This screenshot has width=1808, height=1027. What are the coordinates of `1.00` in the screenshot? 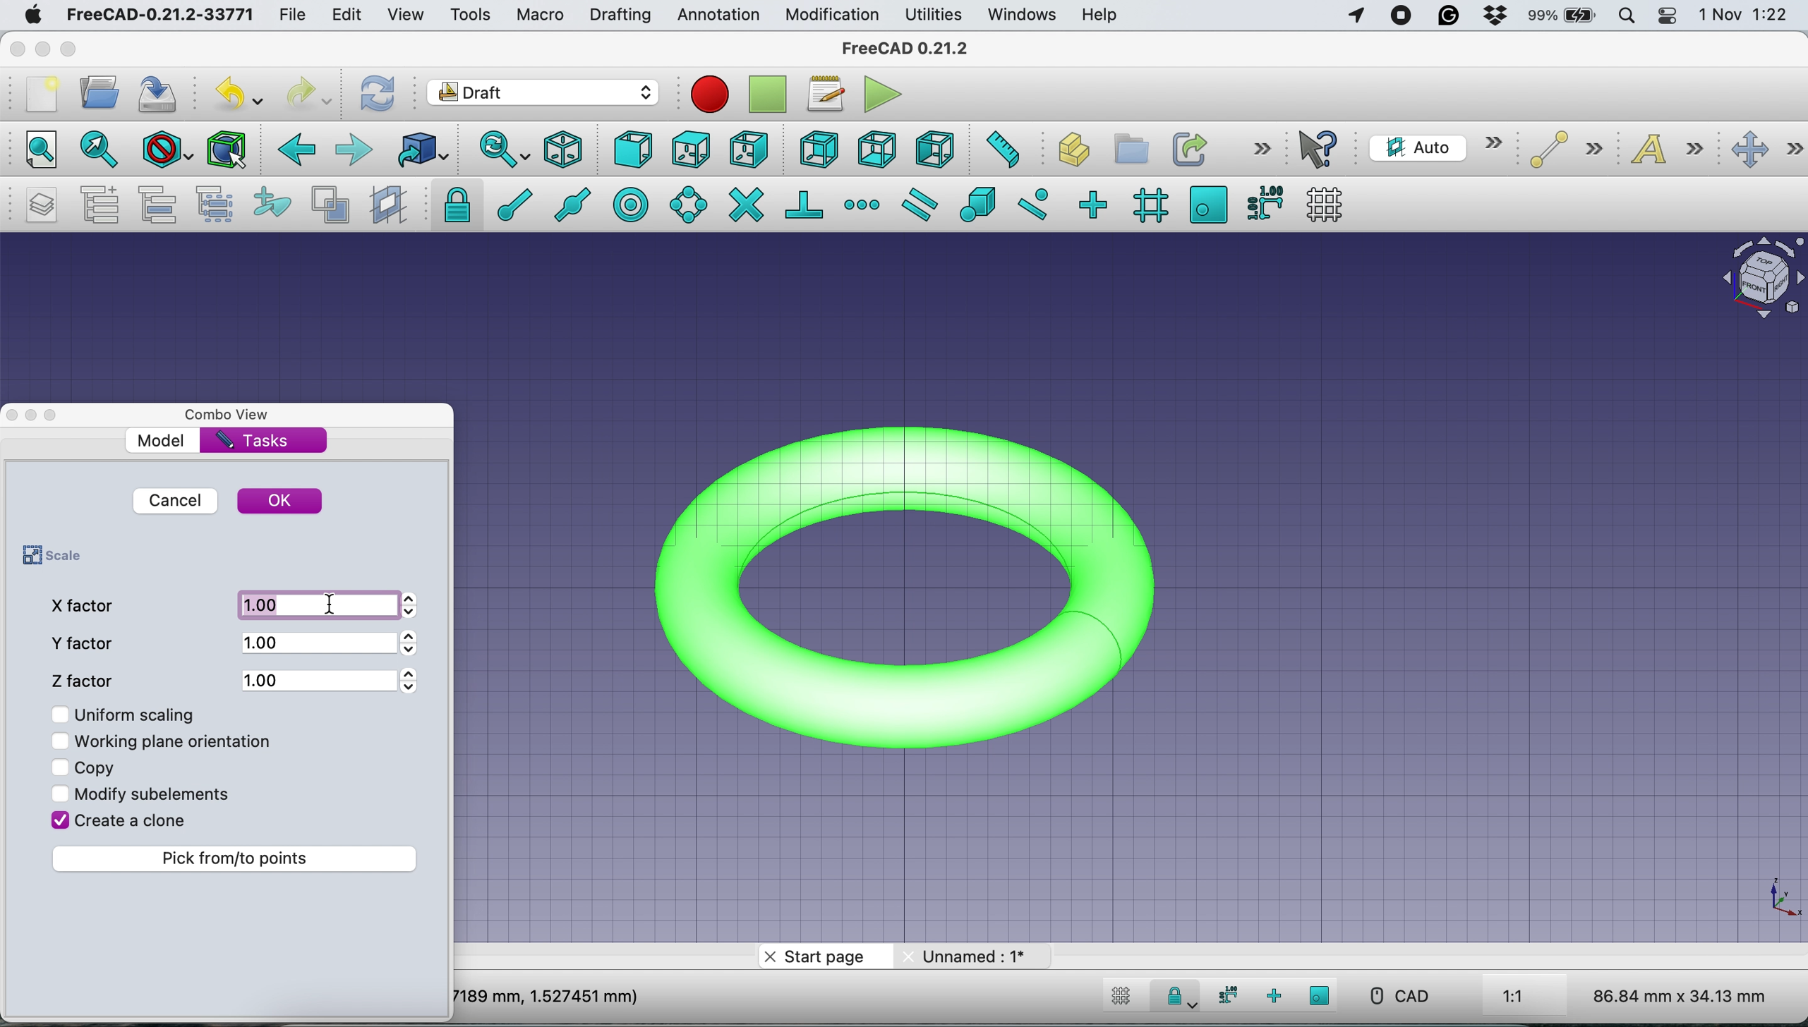 It's located at (316, 641).